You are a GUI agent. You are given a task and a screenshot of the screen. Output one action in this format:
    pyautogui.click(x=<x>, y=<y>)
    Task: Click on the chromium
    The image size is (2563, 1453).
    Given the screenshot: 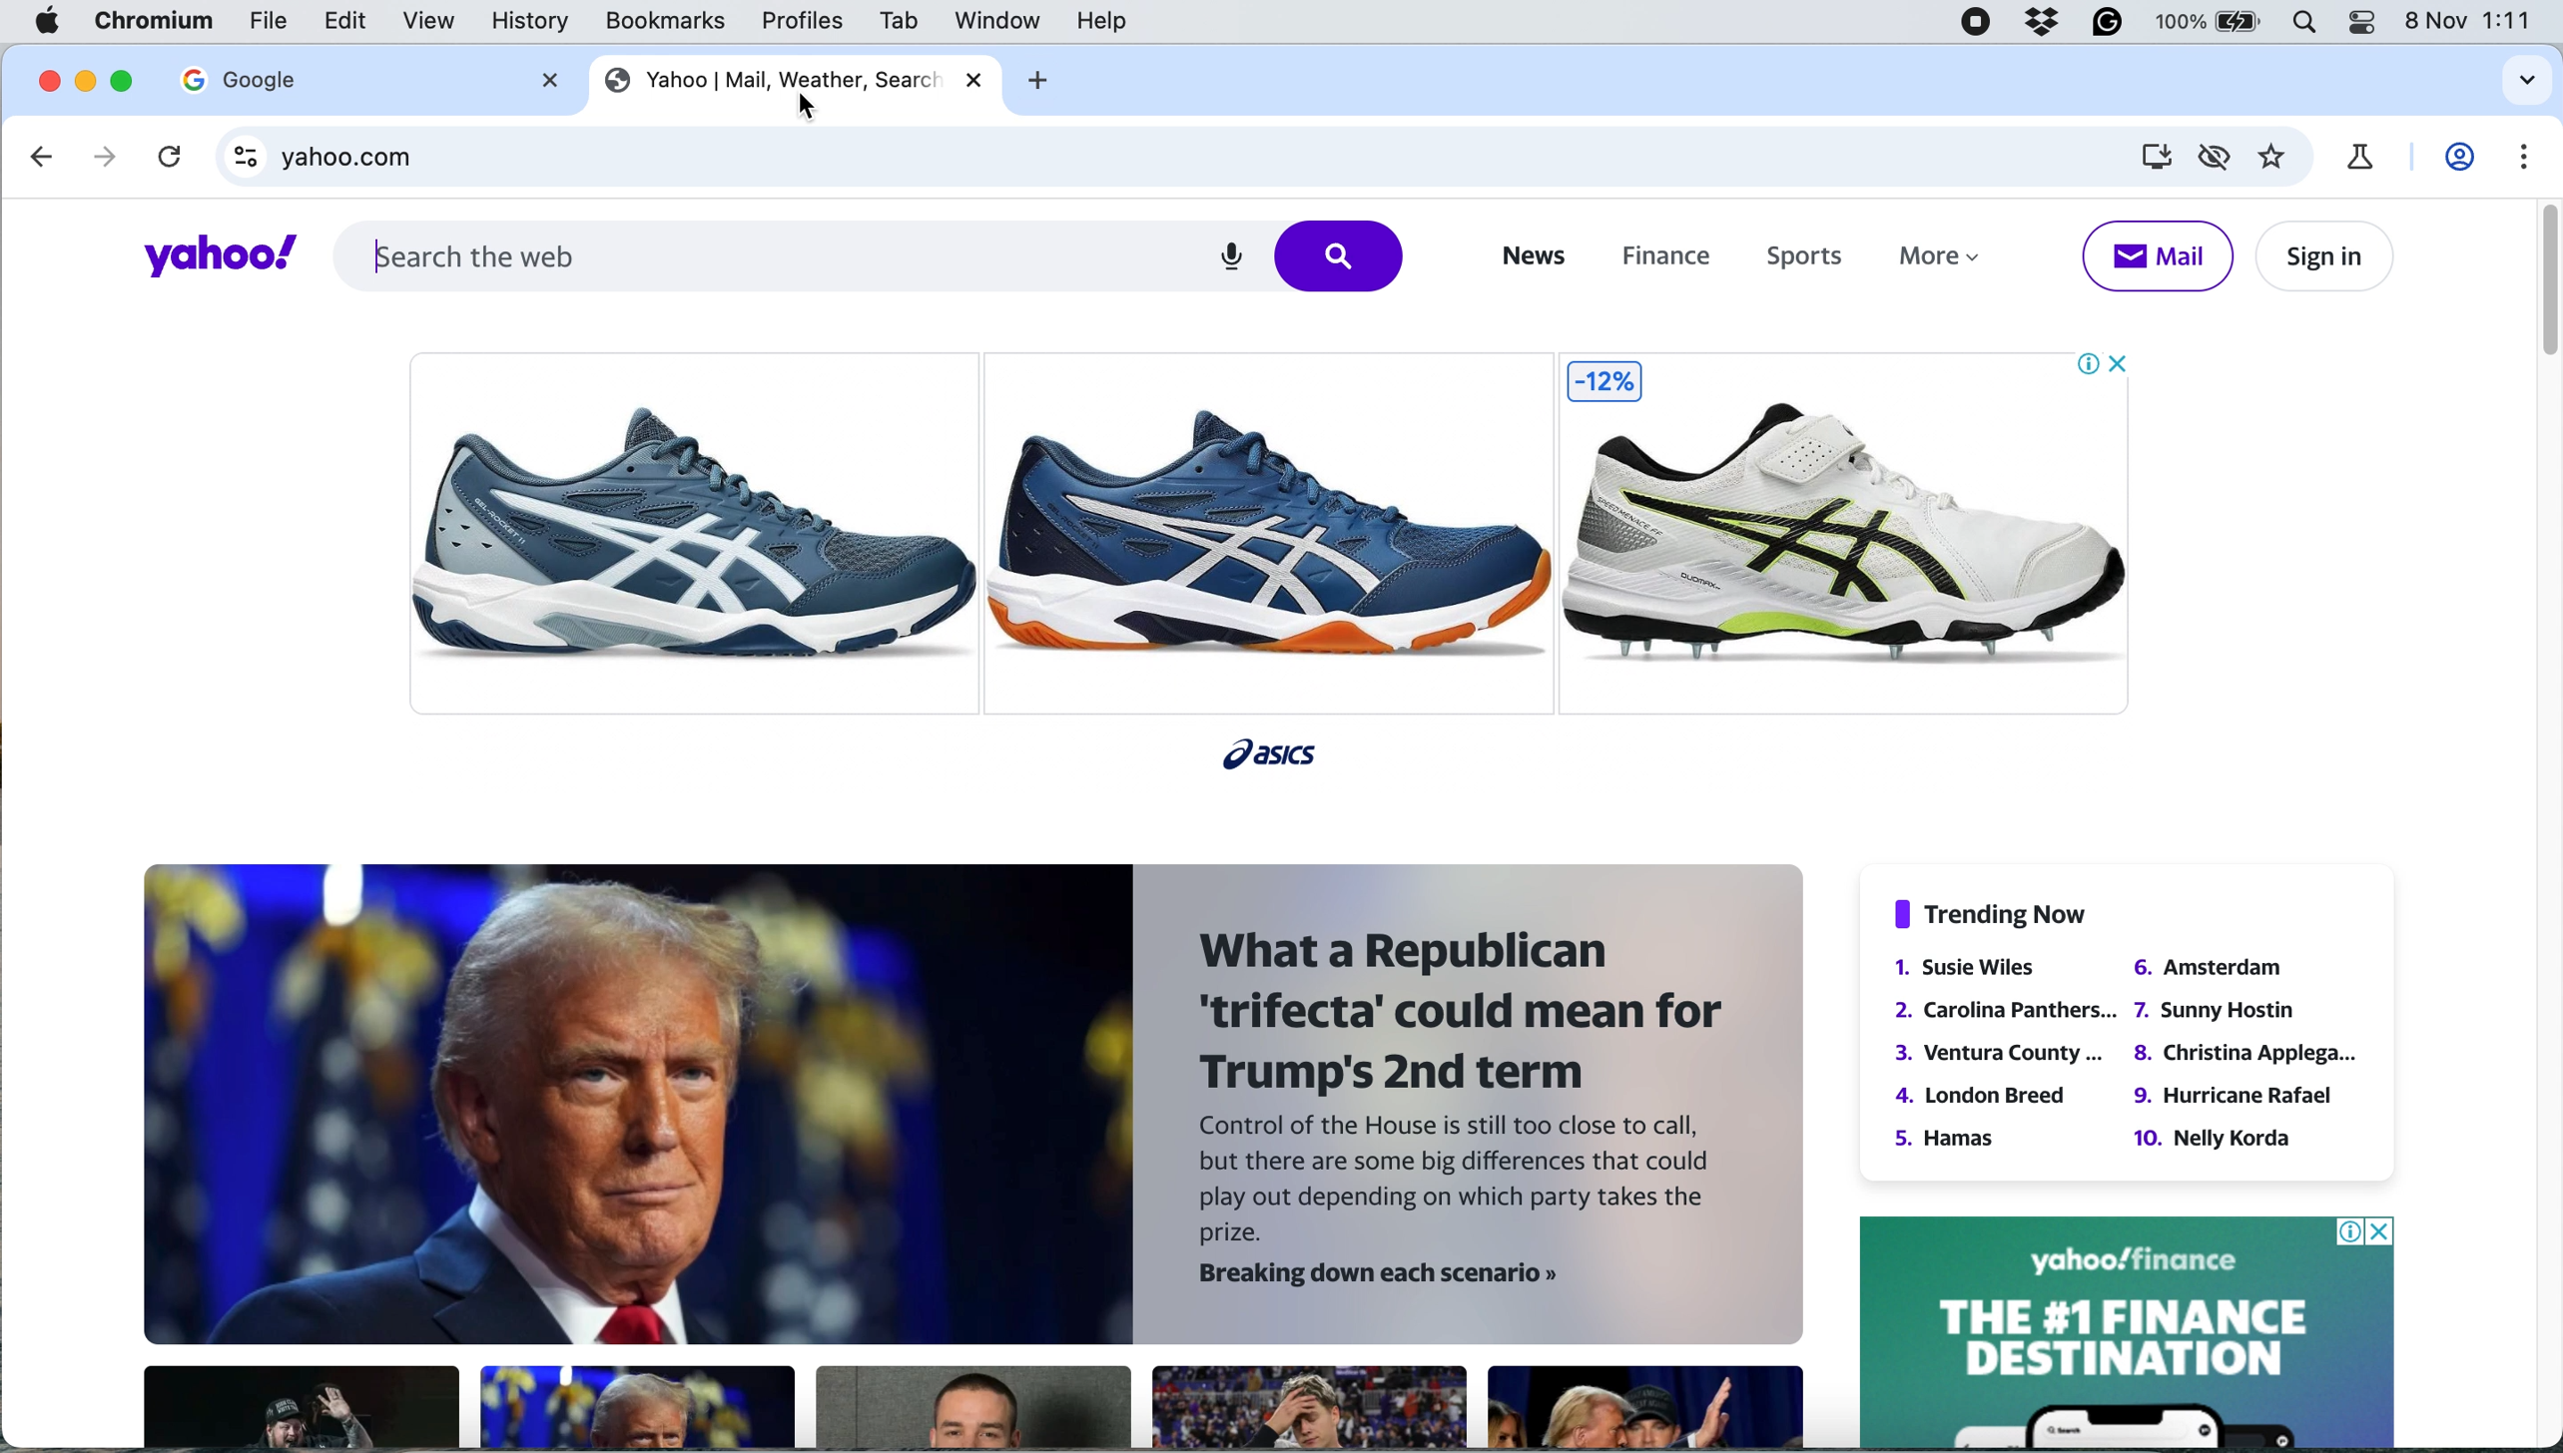 What is the action you would take?
    pyautogui.click(x=155, y=22)
    